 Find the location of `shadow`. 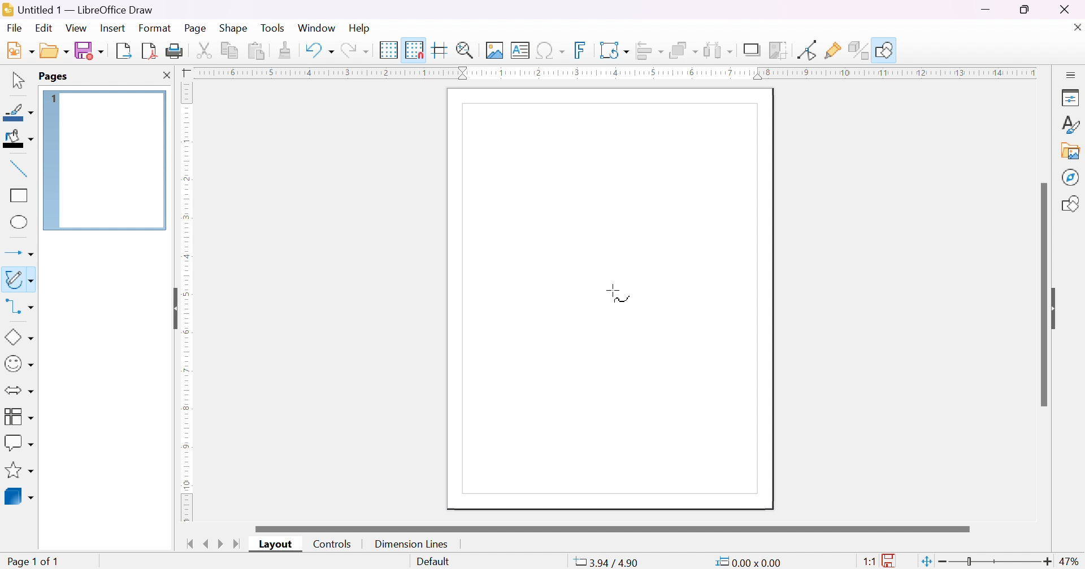

shadow is located at coordinates (753, 51).